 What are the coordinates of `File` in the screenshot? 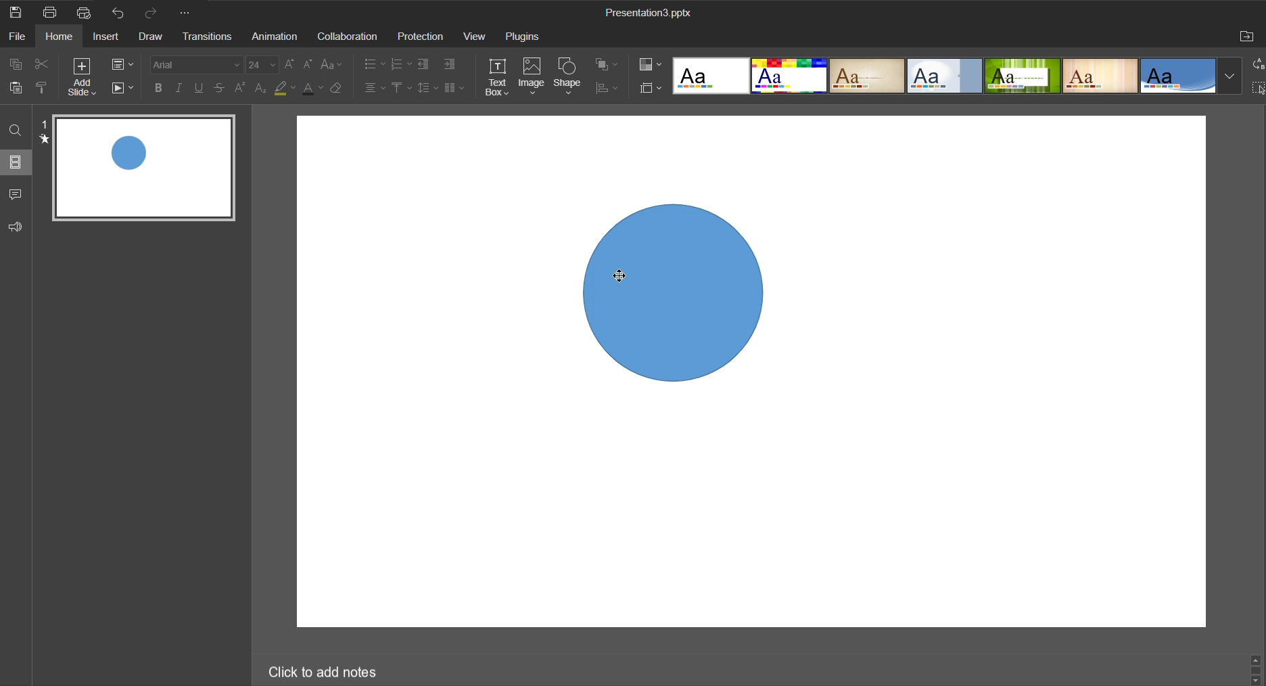 It's located at (19, 38).